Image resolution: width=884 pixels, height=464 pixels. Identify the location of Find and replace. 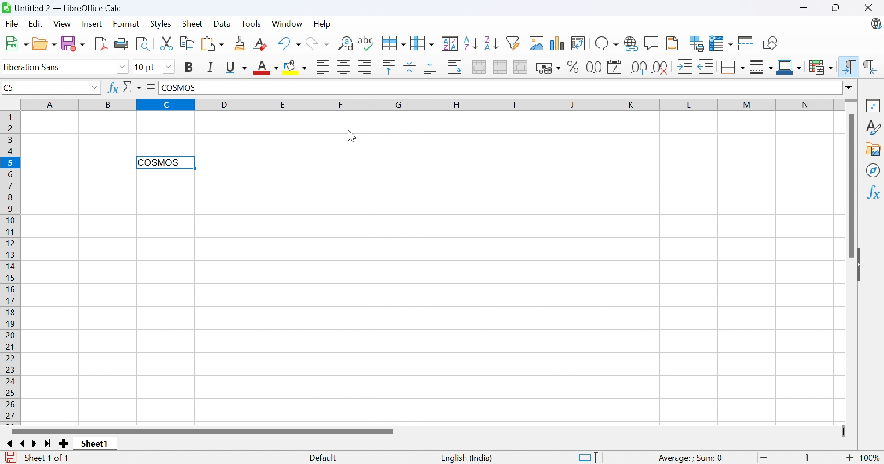
(345, 44).